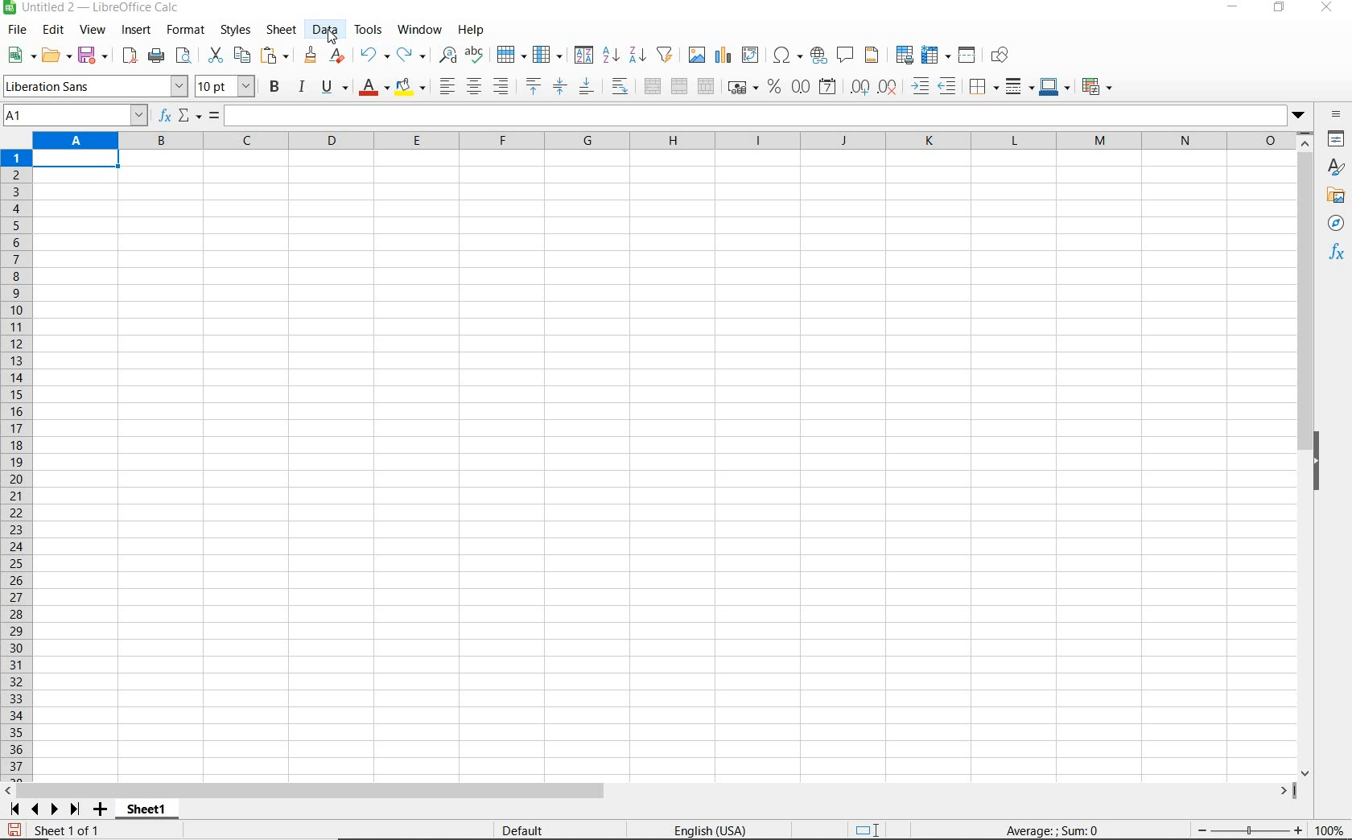 This screenshot has height=840, width=1352. I want to click on align bottom, so click(585, 89).